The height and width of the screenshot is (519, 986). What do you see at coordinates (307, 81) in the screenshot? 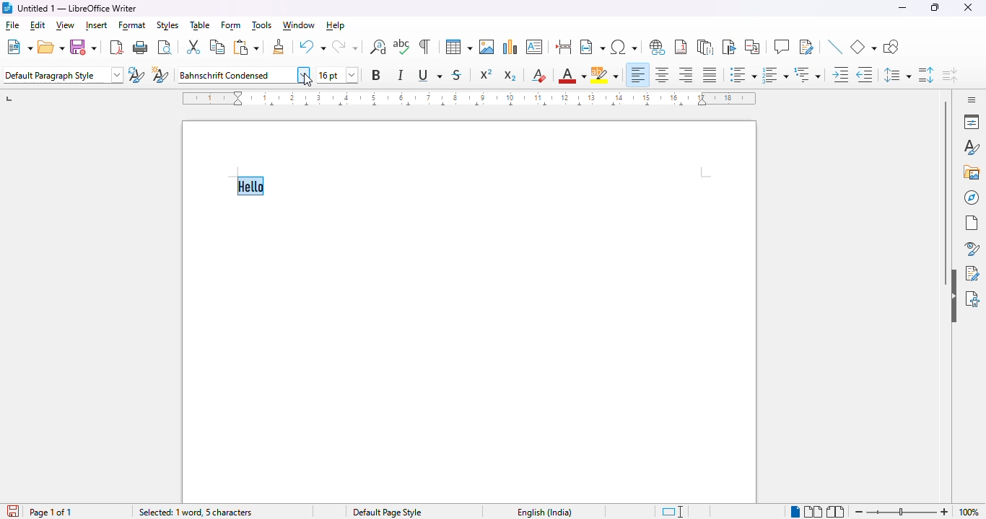
I see `cursor` at bounding box center [307, 81].